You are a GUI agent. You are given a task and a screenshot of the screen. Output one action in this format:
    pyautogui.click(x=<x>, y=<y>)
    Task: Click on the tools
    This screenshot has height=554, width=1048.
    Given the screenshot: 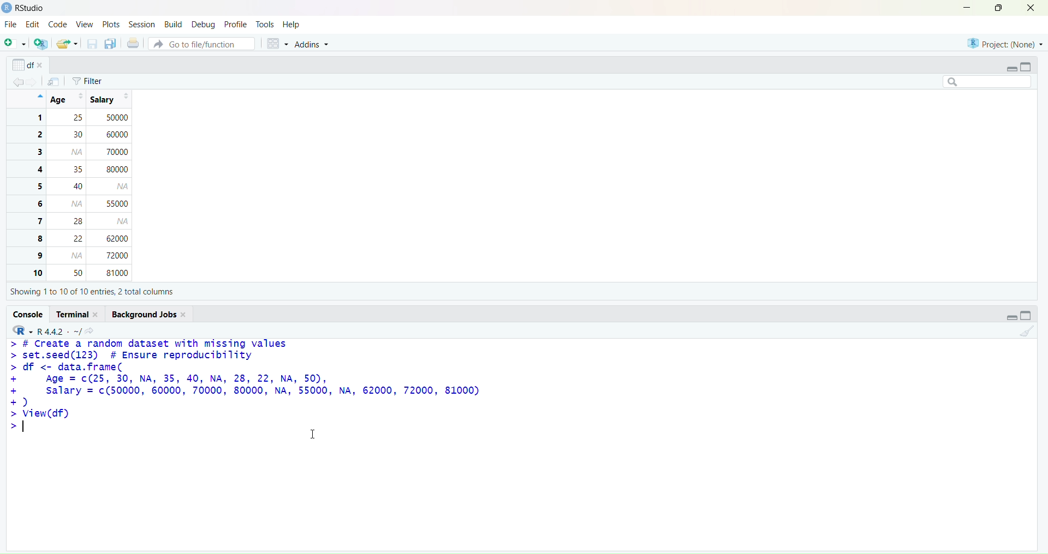 What is the action you would take?
    pyautogui.click(x=266, y=24)
    